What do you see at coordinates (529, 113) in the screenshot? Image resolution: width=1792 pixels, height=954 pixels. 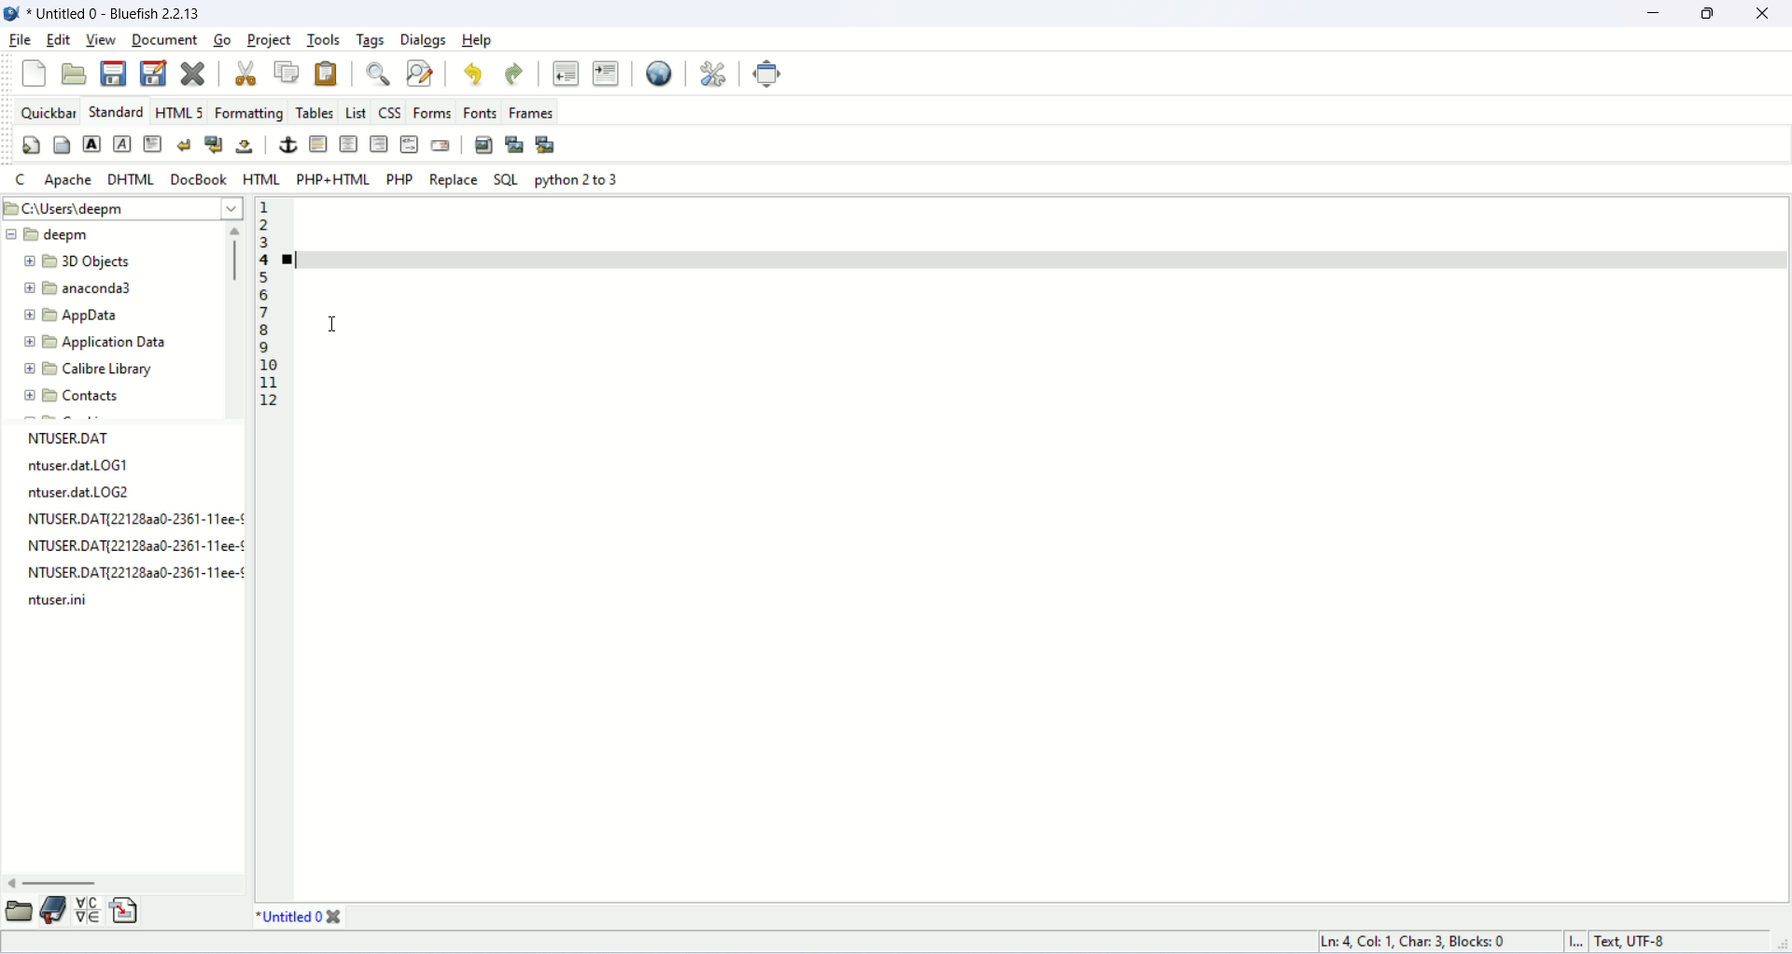 I see `frames` at bounding box center [529, 113].